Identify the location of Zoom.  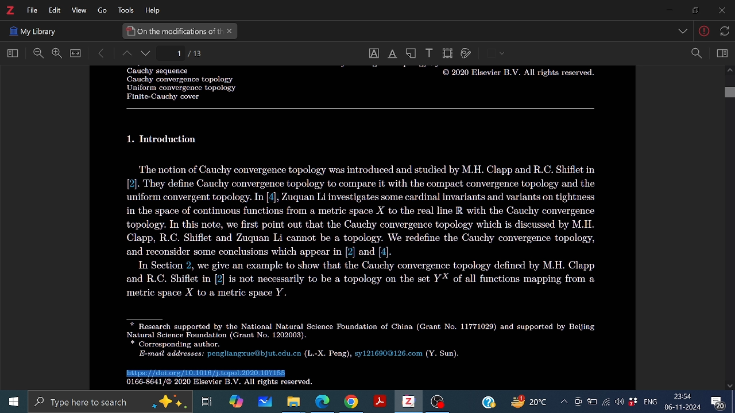
(696, 53).